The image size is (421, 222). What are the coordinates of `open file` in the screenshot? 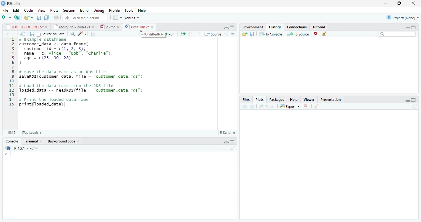 It's located at (28, 18).